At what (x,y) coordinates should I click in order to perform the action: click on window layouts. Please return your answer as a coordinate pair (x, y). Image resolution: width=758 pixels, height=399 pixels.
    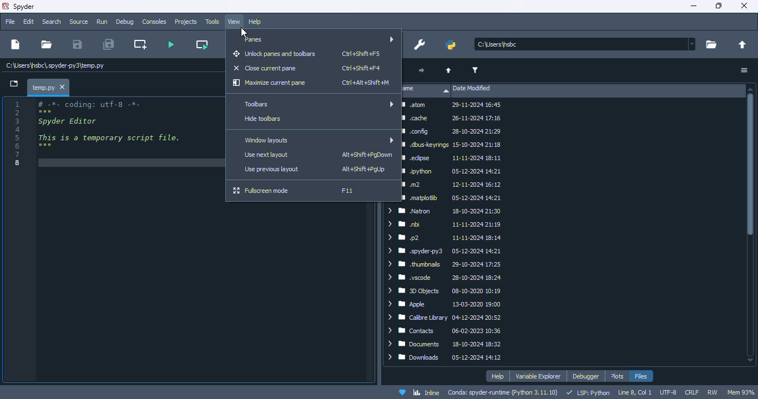
    Looking at the image, I should click on (318, 139).